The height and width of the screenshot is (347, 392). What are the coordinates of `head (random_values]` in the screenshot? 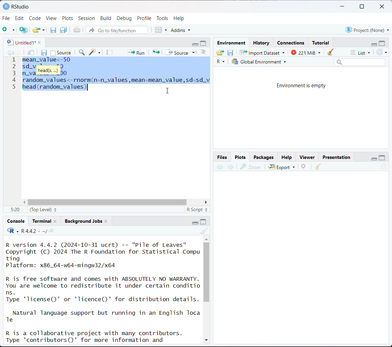 It's located at (55, 89).